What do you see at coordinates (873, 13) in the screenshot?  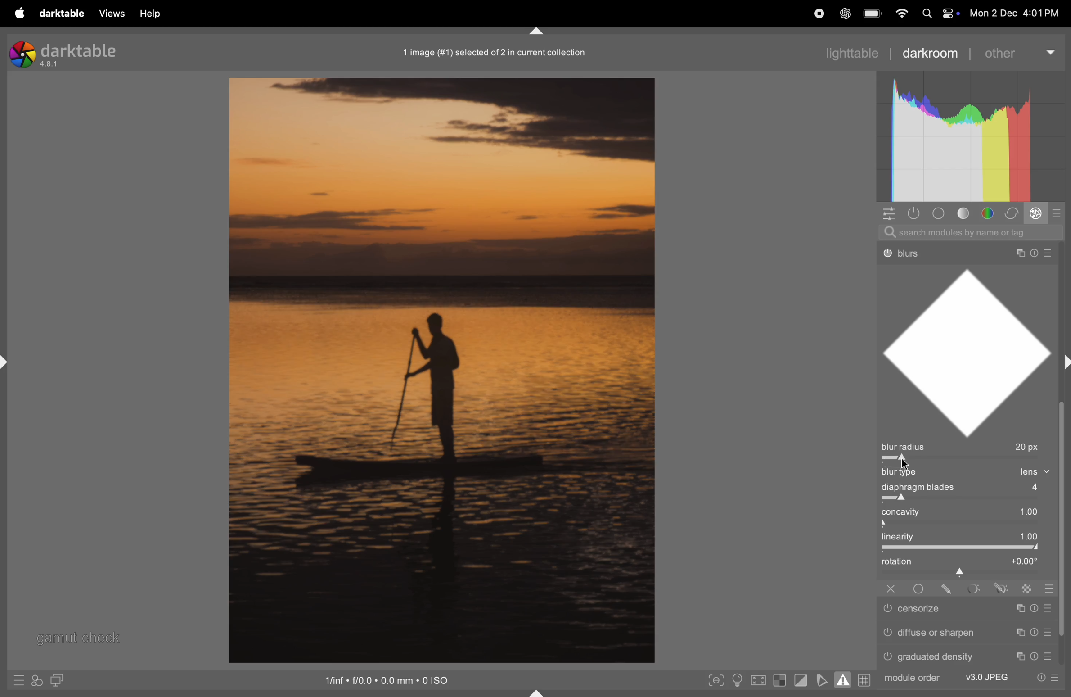 I see `battery` at bounding box center [873, 13].